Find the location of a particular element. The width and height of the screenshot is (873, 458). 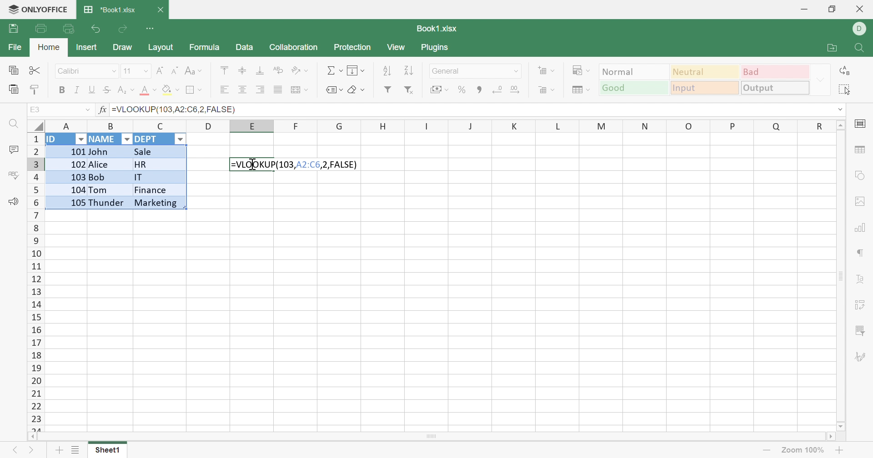

Wrap Text is located at coordinates (279, 70).